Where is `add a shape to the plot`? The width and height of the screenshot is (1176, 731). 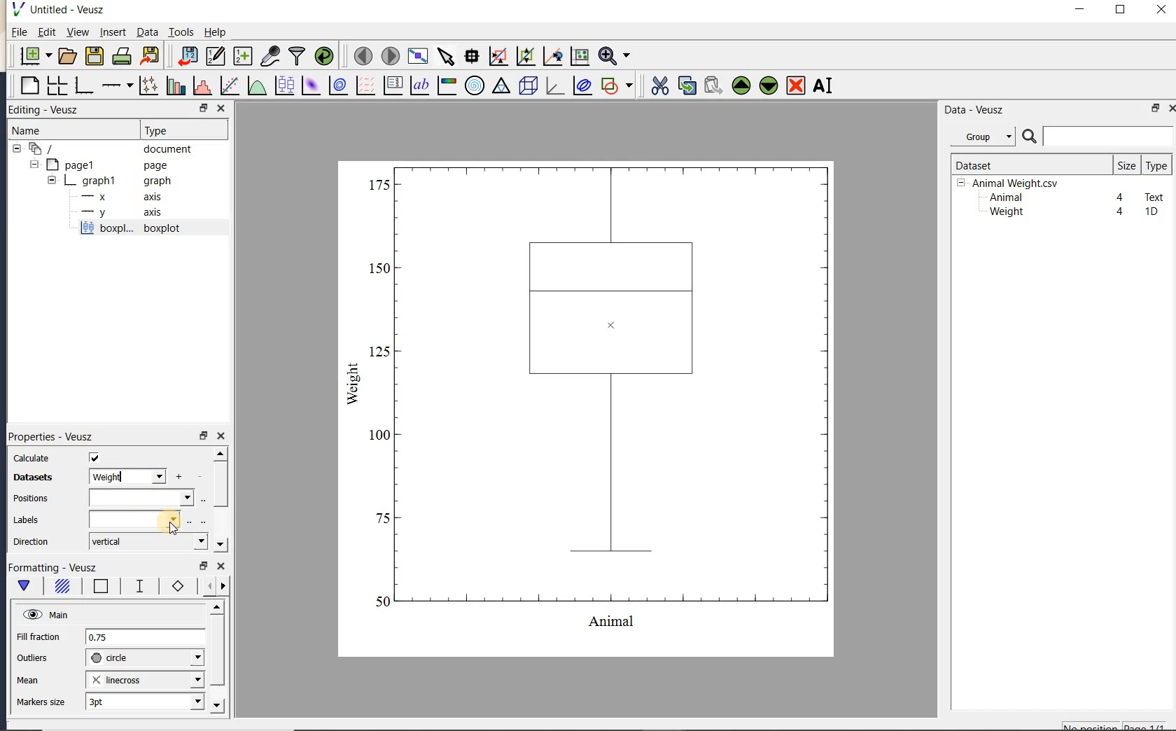 add a shape to the plot is located at coordinates (616, 85).